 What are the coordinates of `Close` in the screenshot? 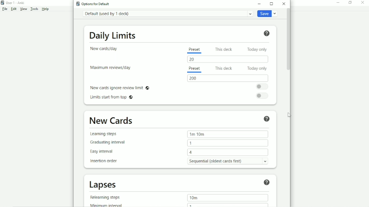 It's located at (362, 3).